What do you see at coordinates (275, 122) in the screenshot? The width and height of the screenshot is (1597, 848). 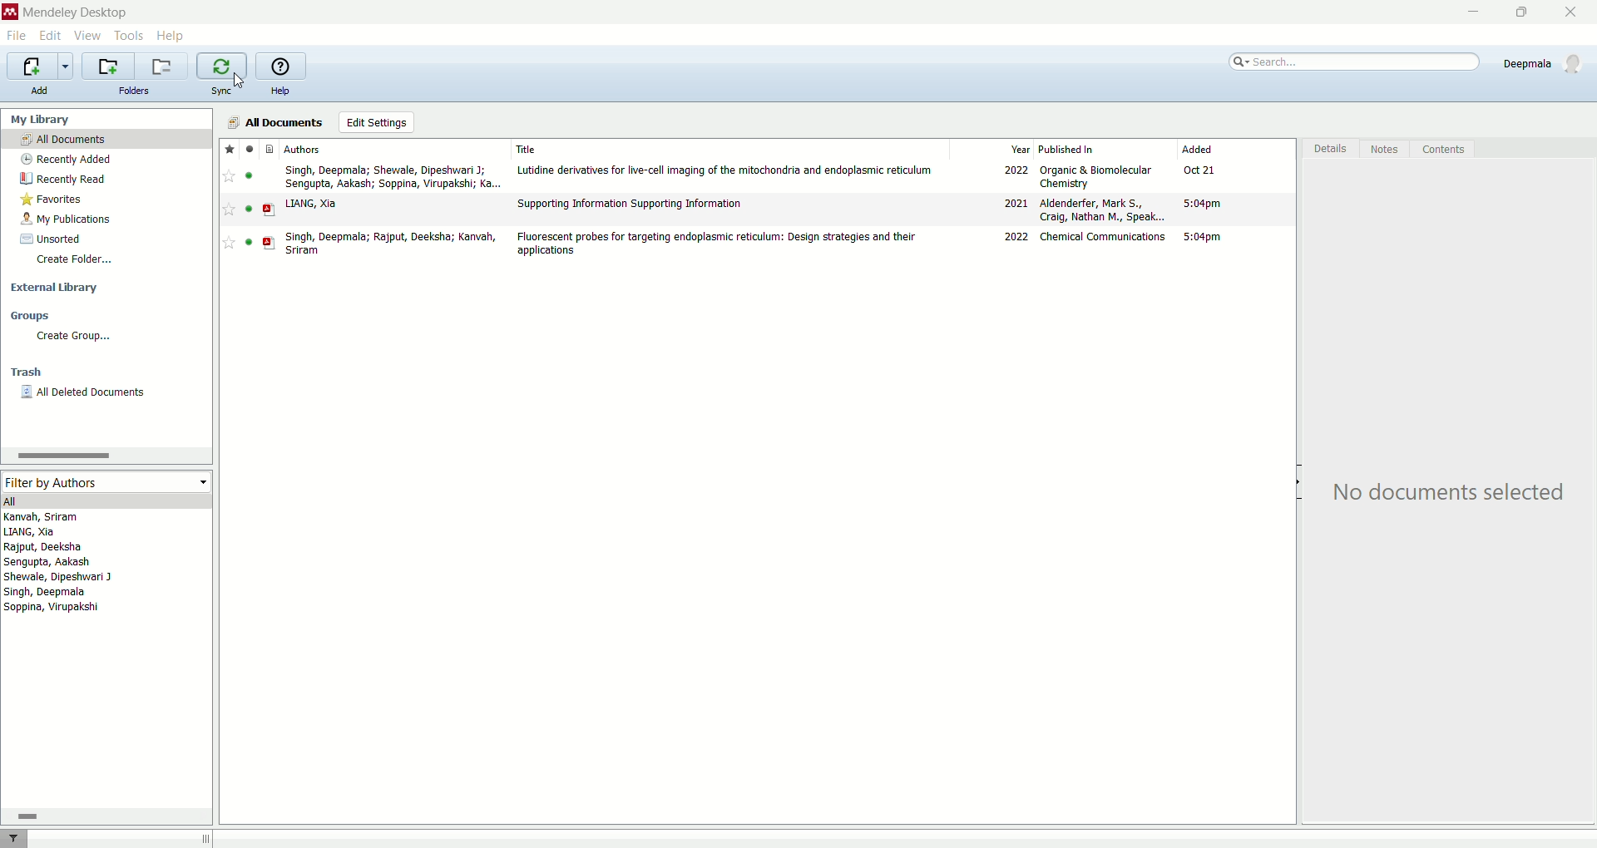 I see `all documents` at bounding box center [275, 122].